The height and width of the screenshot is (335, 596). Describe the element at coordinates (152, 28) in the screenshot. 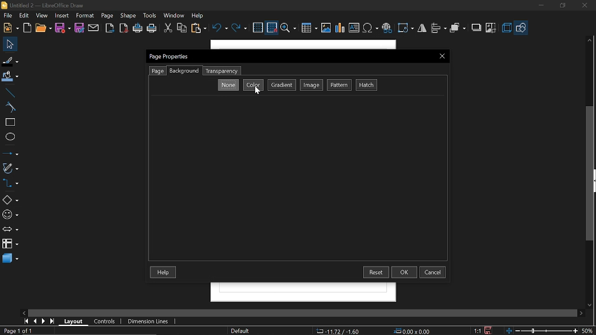

I see `Print` at that location.